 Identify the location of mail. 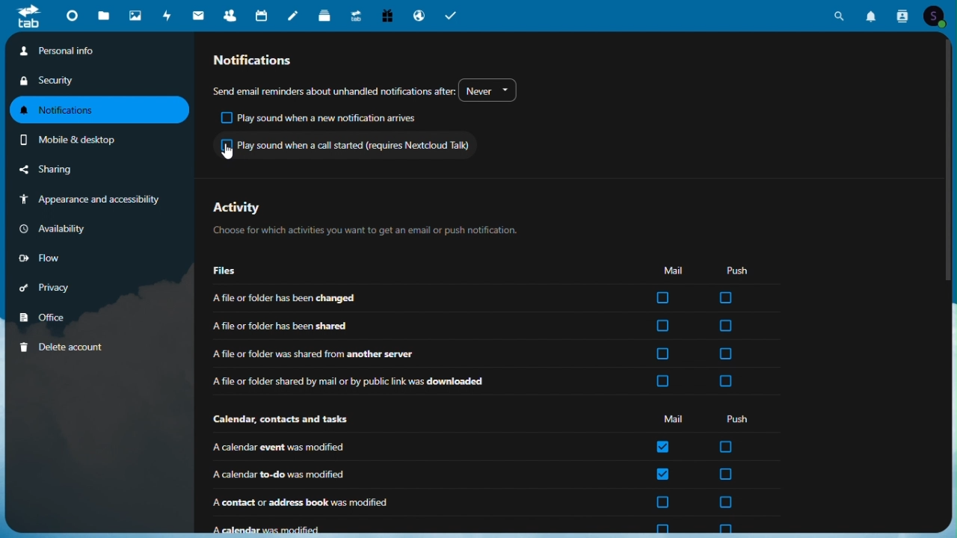
(199, 15).